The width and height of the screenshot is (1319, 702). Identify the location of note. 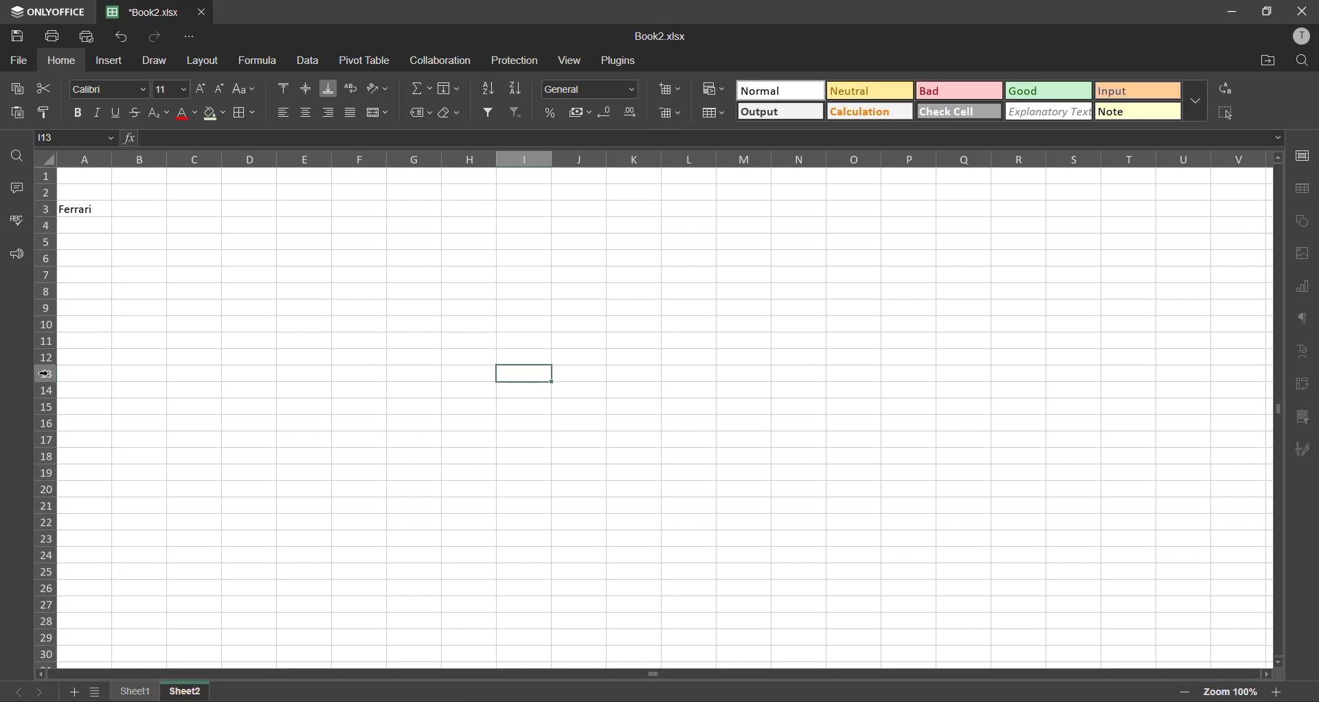
(1136, 110).